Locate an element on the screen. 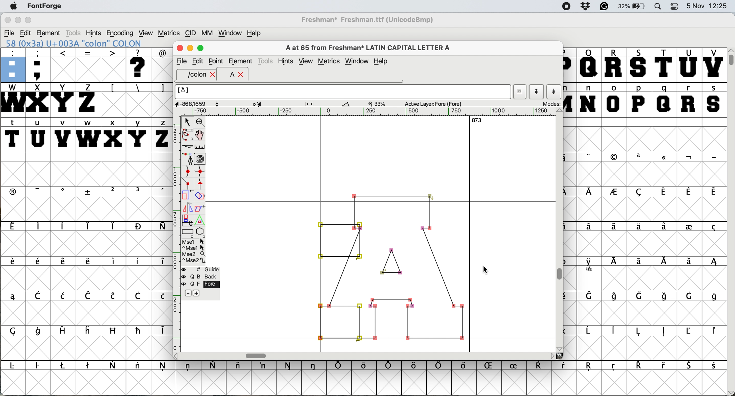 The image size is (735, 396). symbol is located at coordinates (65, 262).